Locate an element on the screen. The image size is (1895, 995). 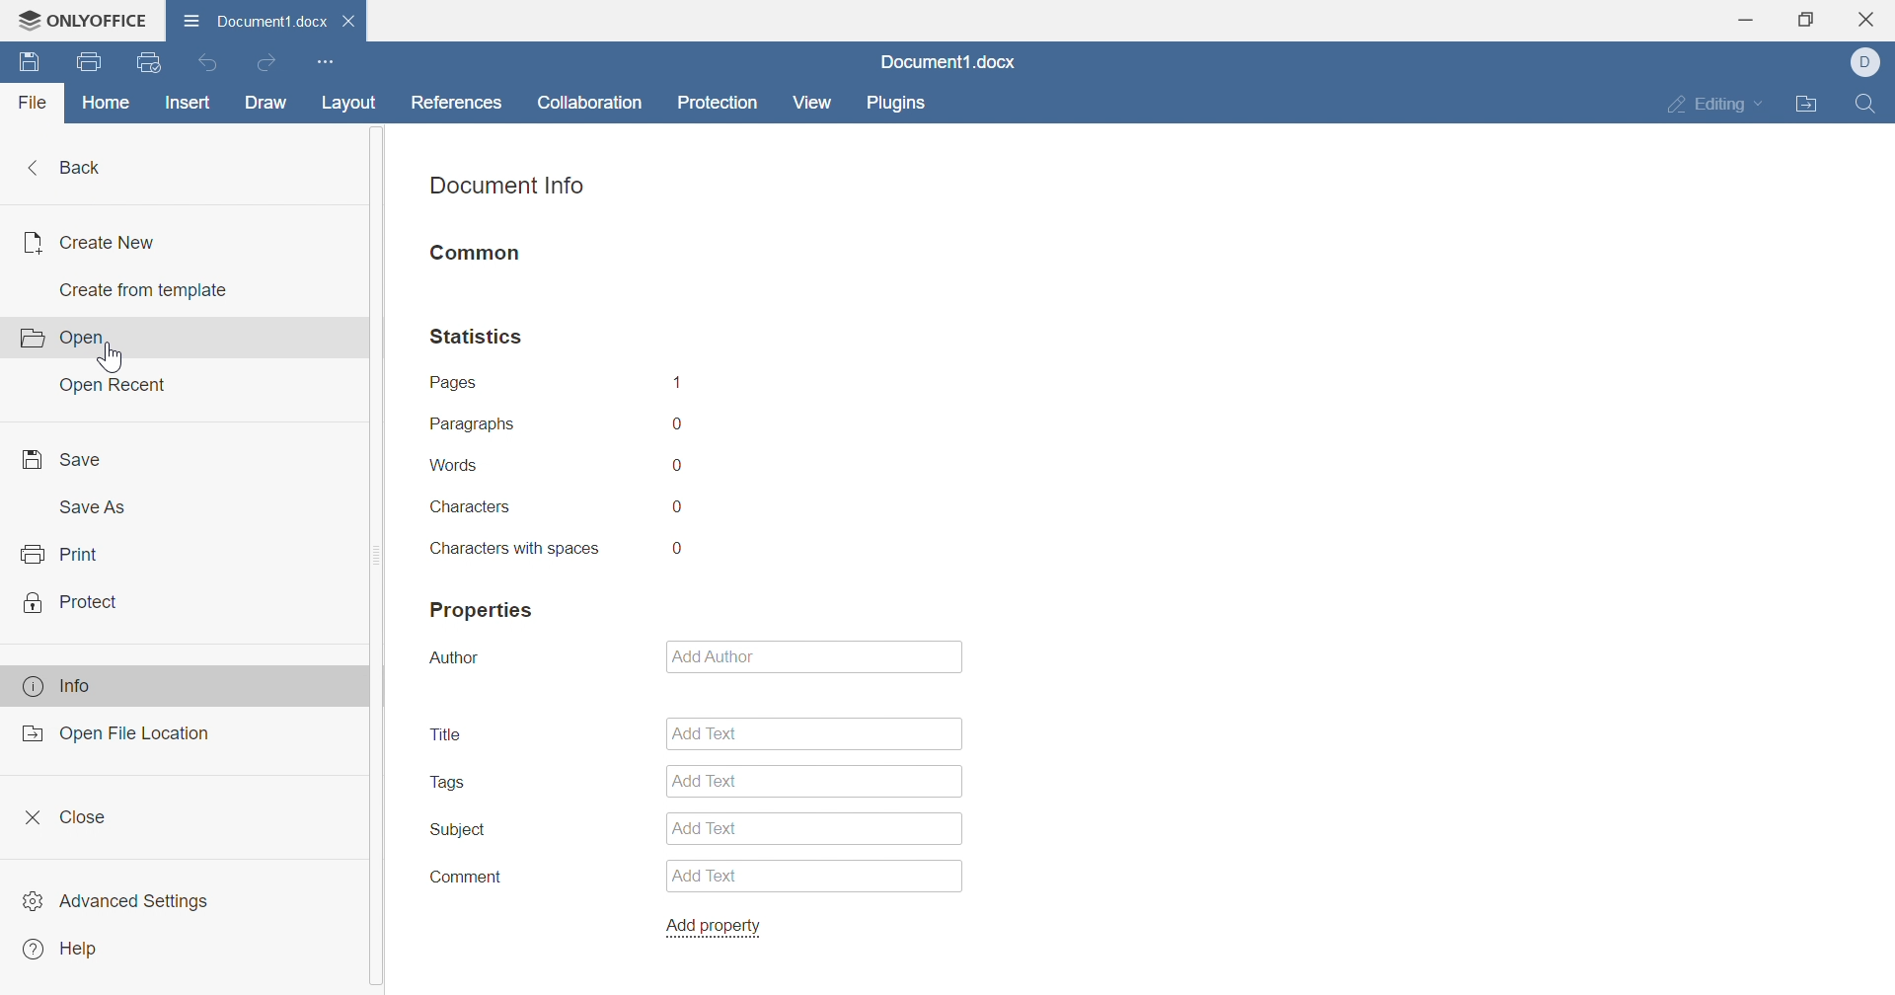
undo is located at coordinates (208, 65).